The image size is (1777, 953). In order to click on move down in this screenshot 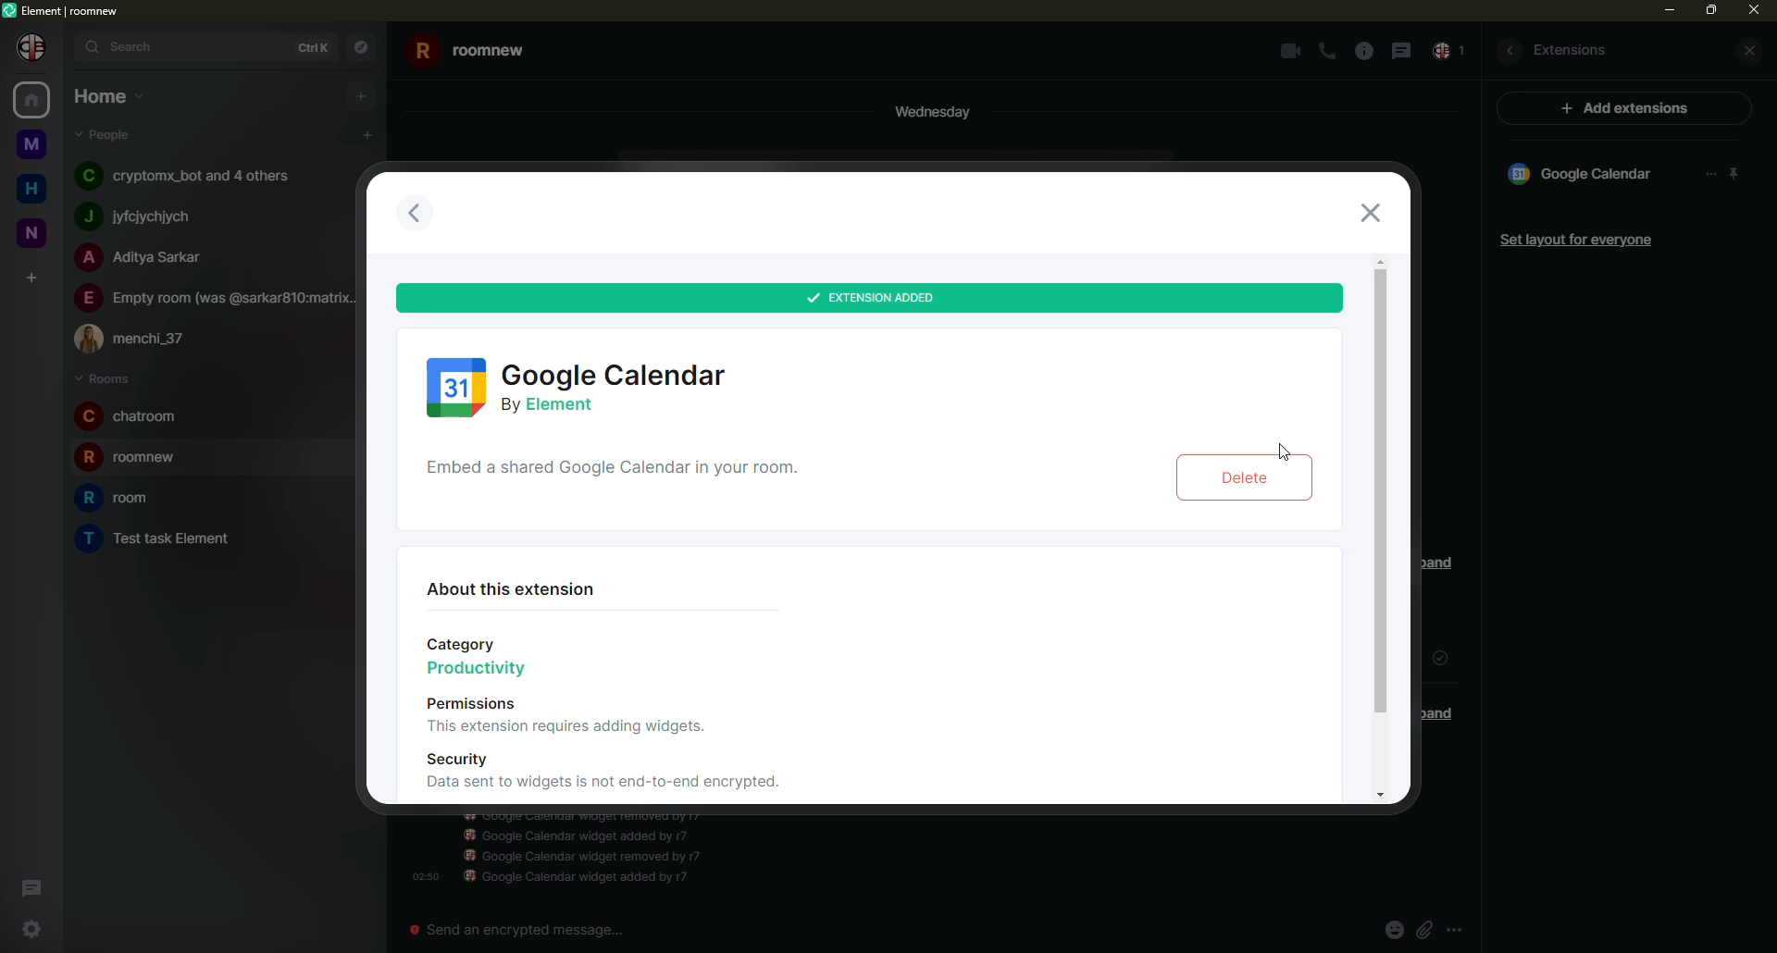, I will do `click(1379, 792)`.